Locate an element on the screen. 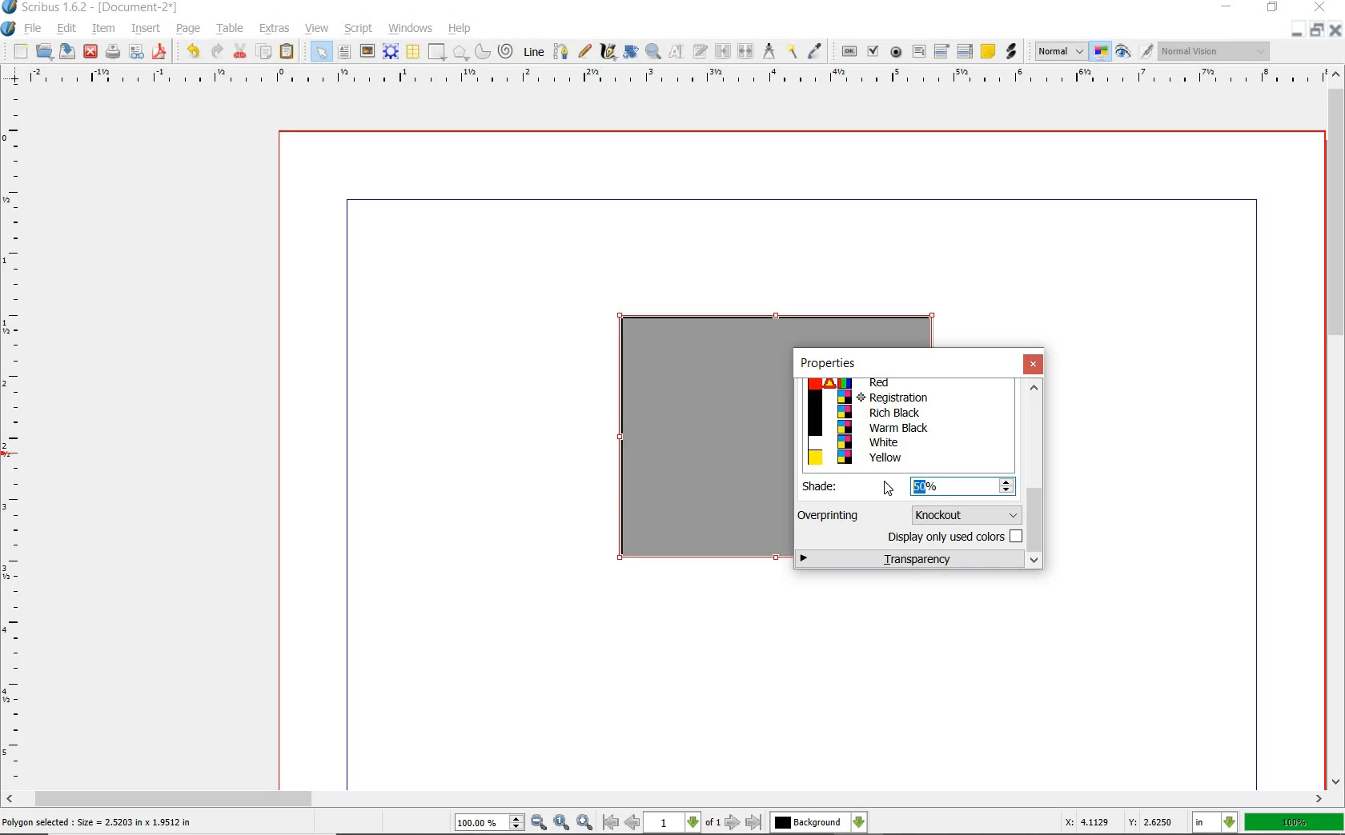 The height and width of the screenshot is (835, 1345). X: 4.1129 Y: 2.6250 is located at coordinates (1119, 821).